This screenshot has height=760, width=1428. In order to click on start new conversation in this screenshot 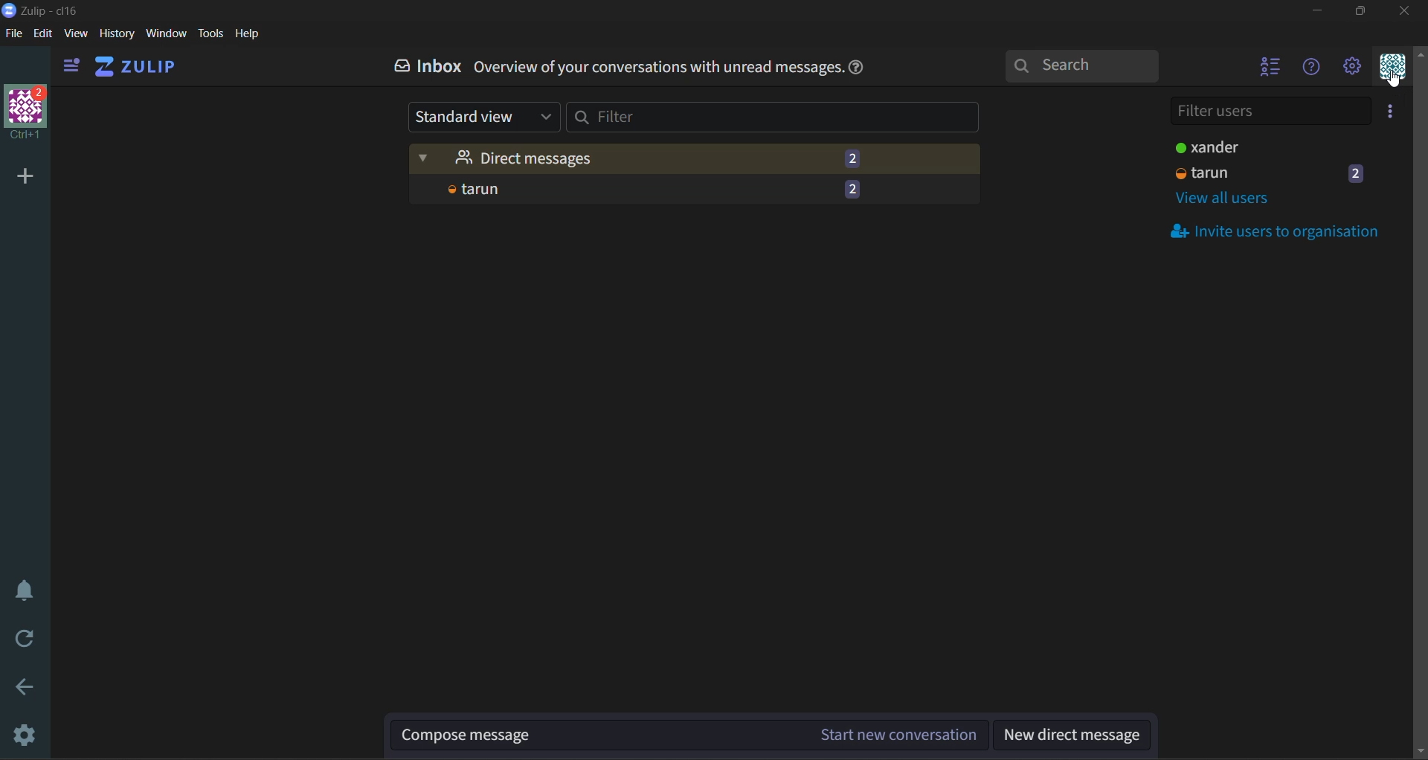, I will do `click(691, 731)`.